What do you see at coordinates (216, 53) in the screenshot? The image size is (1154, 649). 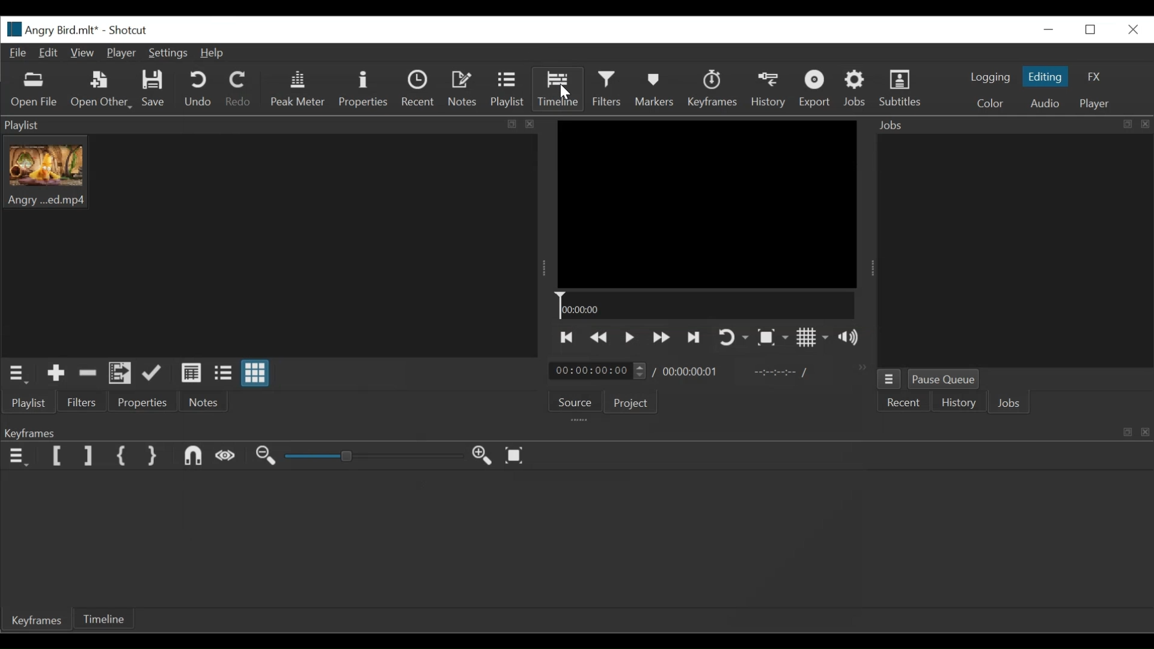 I see `Help` at bounding box center [216, 53].